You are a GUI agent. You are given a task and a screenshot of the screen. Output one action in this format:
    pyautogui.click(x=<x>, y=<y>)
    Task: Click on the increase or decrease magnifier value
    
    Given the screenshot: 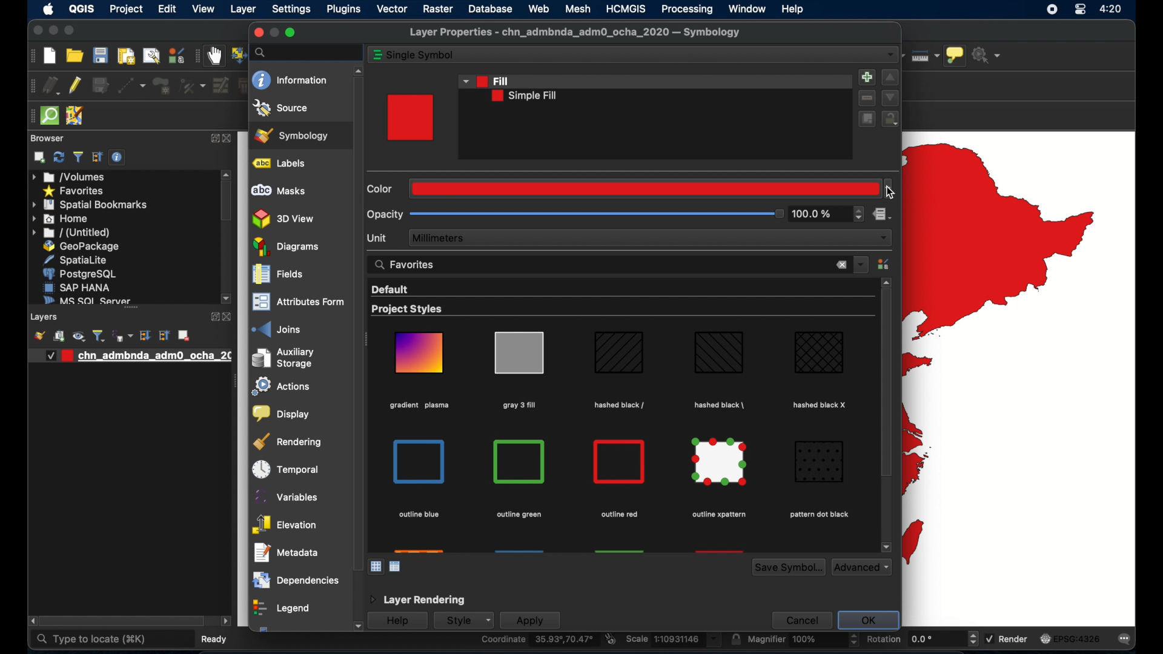 What is the action you would take?
    pyautogui.click(x=854, y=640)
    